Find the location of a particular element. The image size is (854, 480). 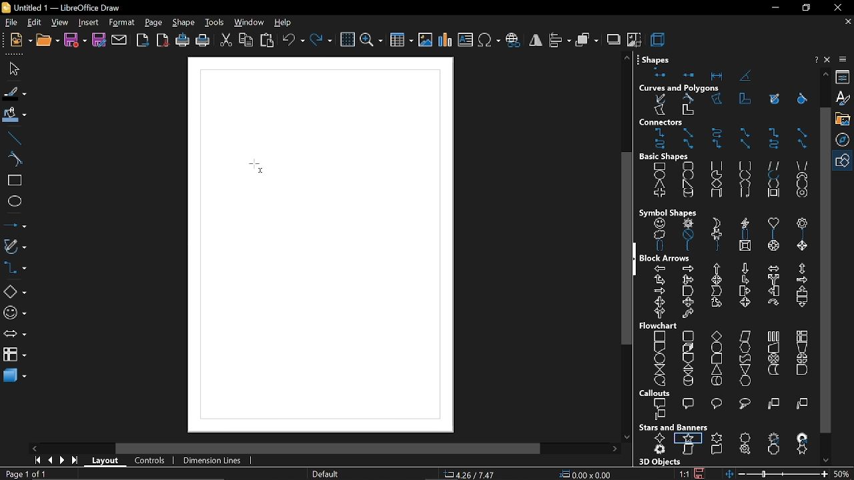

flowchart is located at coordinates (730, 358).